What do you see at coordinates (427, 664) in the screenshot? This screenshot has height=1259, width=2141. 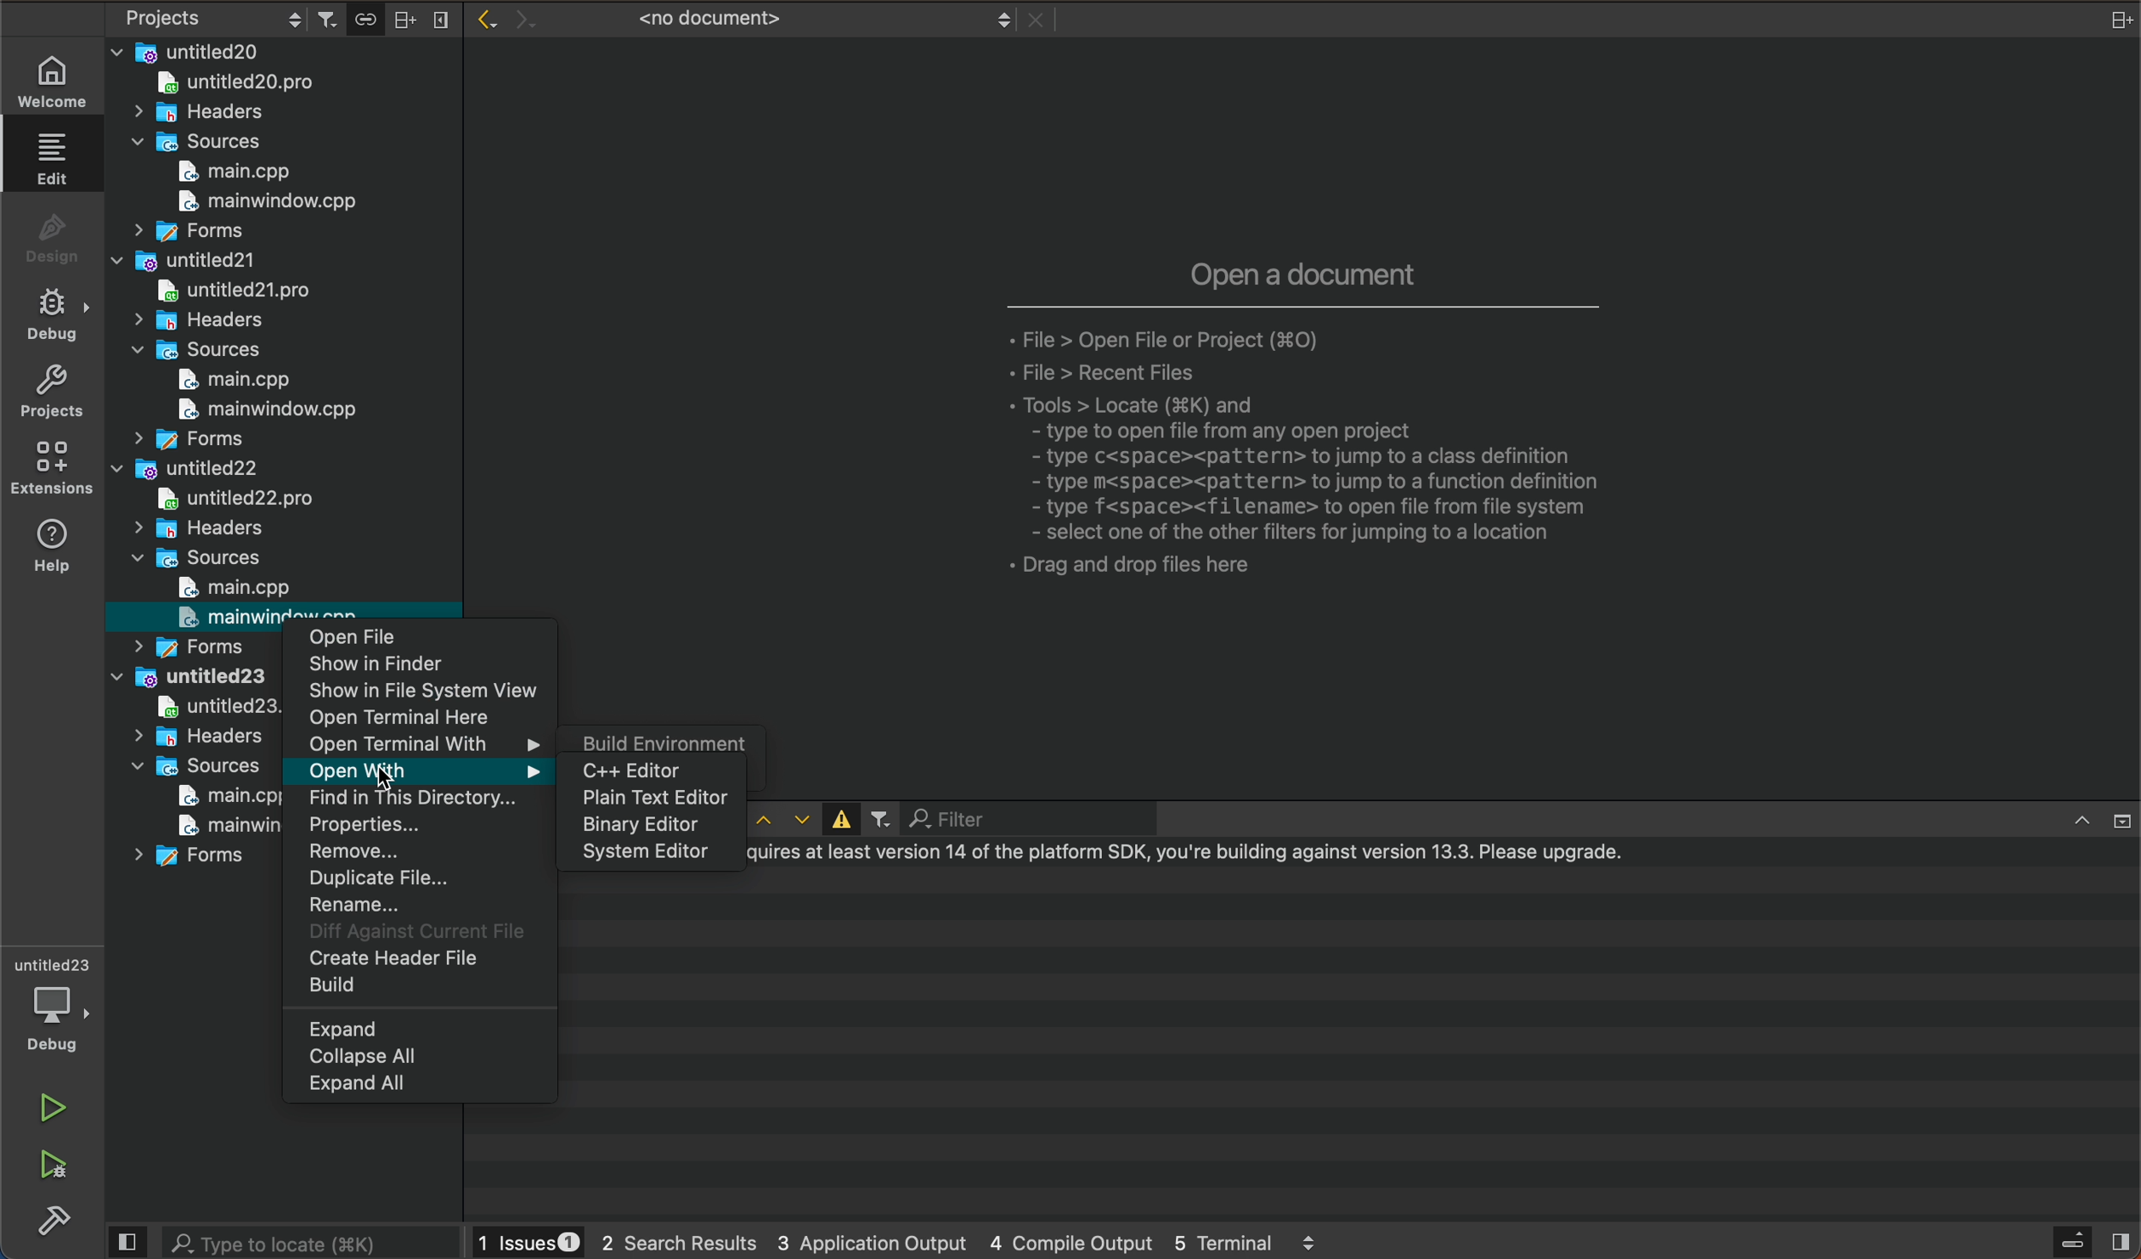 I see `show` at bounding box center [427, 664].